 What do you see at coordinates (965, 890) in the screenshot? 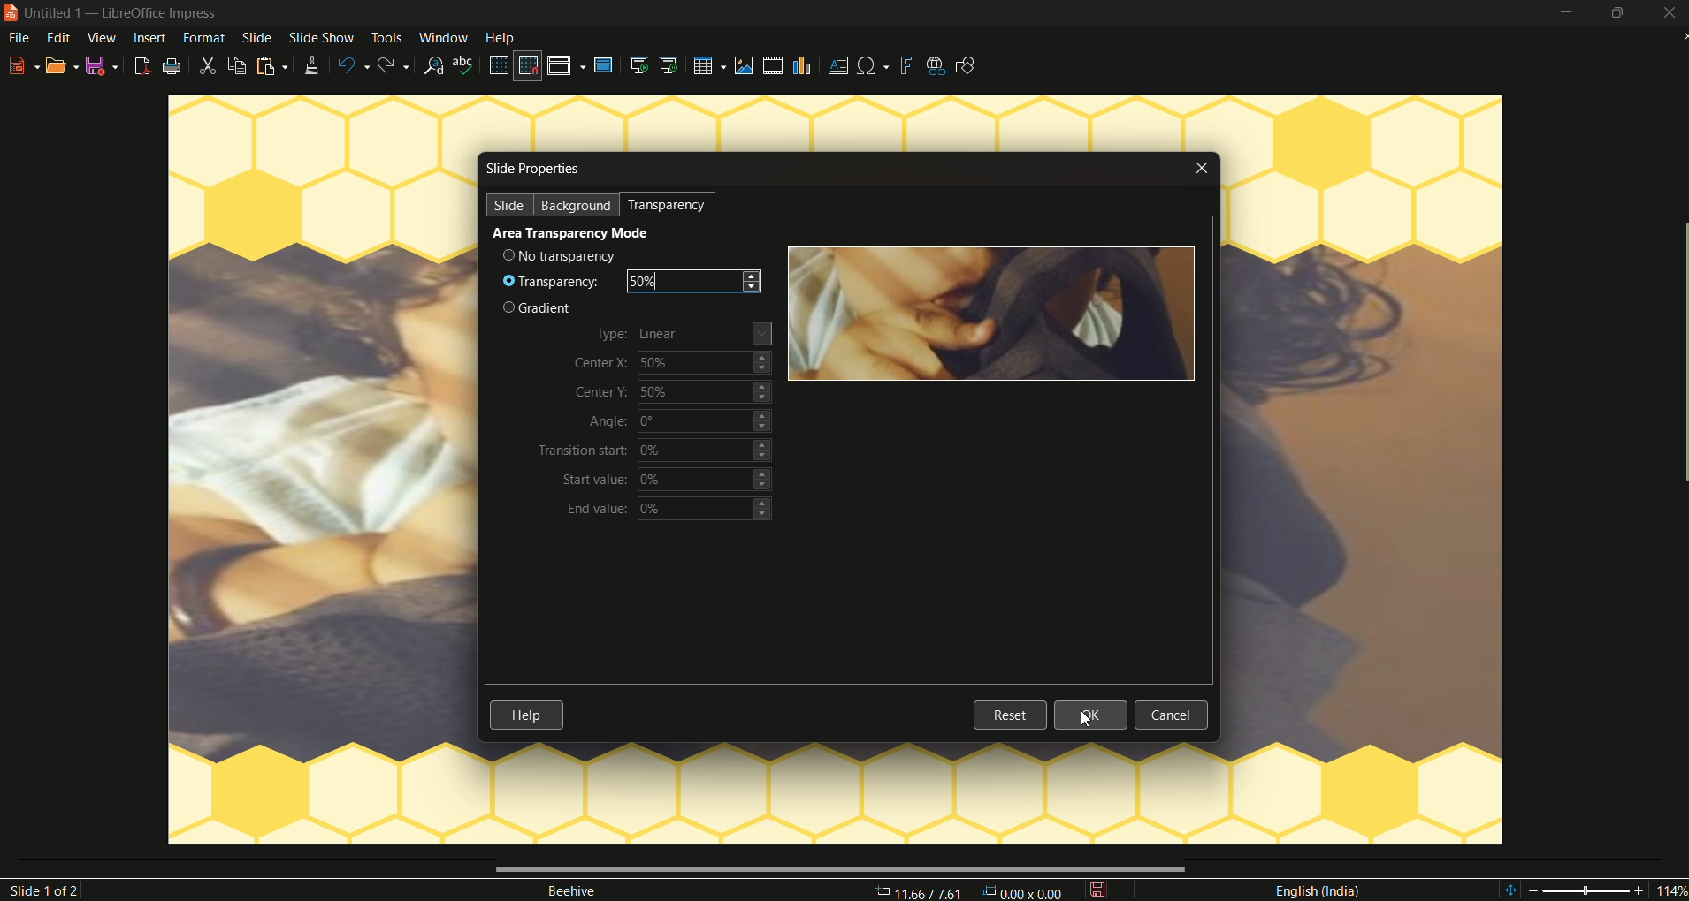
I see `11.66/7.61  00v 000` at bounding box center [965, 890].